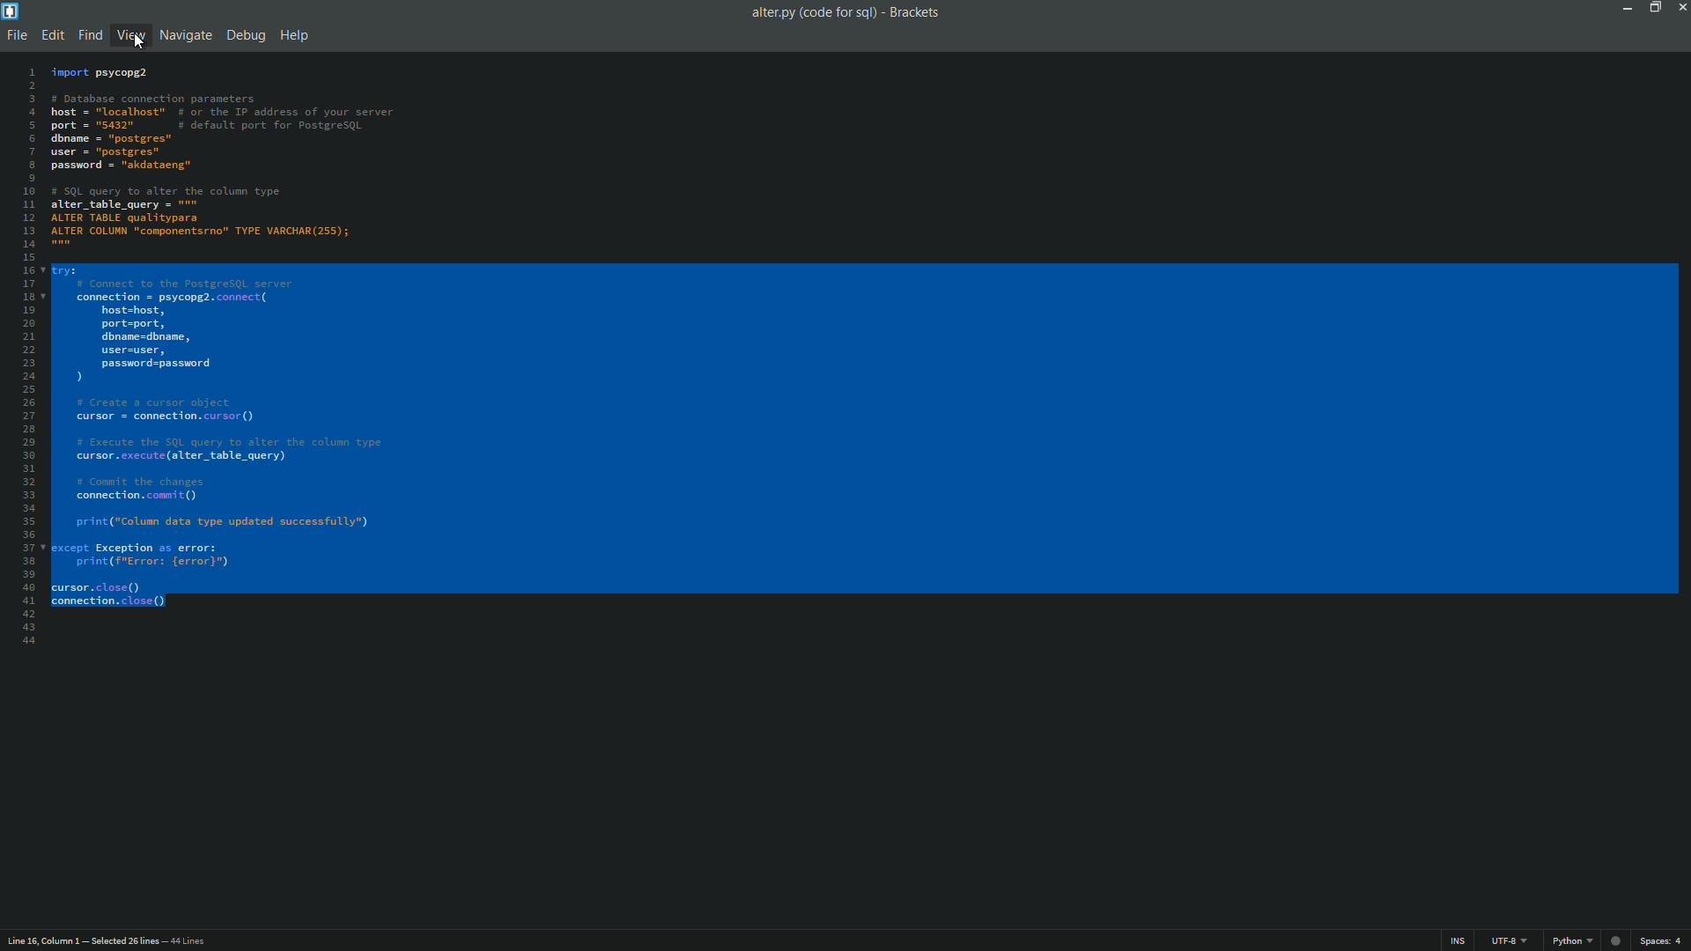 This screenshot has height=951, width=1691. What do you see at coordinates (1588, 941) in the screenshot?
I see `file format` at bounding box center [1588, 941].